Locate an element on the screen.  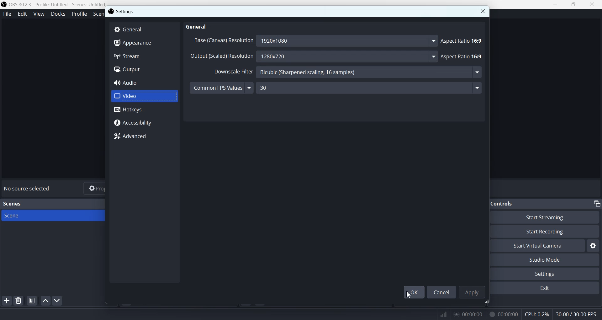
Window adjuster is located at coordinates (488, 302).